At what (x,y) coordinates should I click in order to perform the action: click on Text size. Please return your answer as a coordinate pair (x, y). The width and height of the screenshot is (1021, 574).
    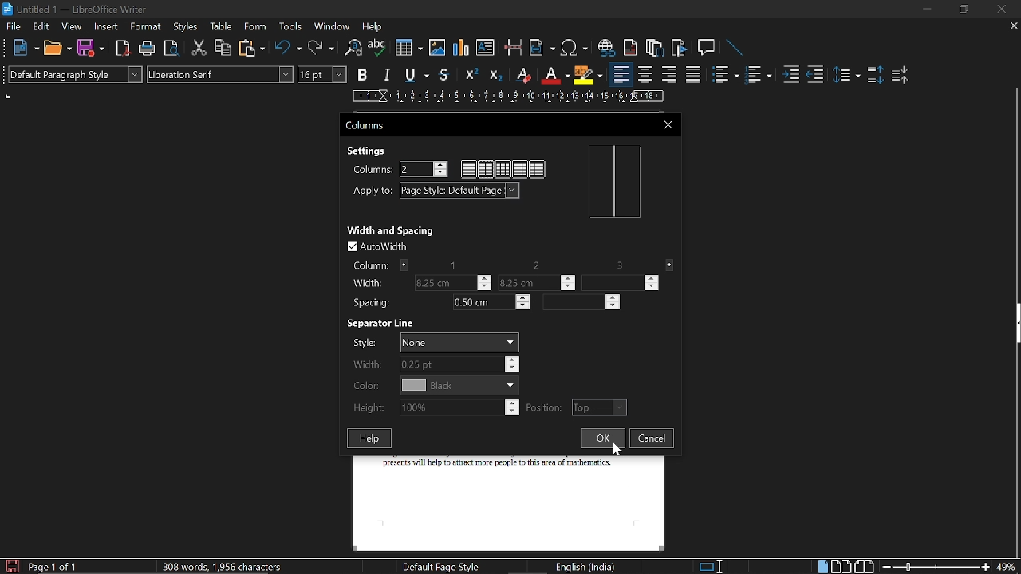
    Looking at the image, I should click on (321, 74).